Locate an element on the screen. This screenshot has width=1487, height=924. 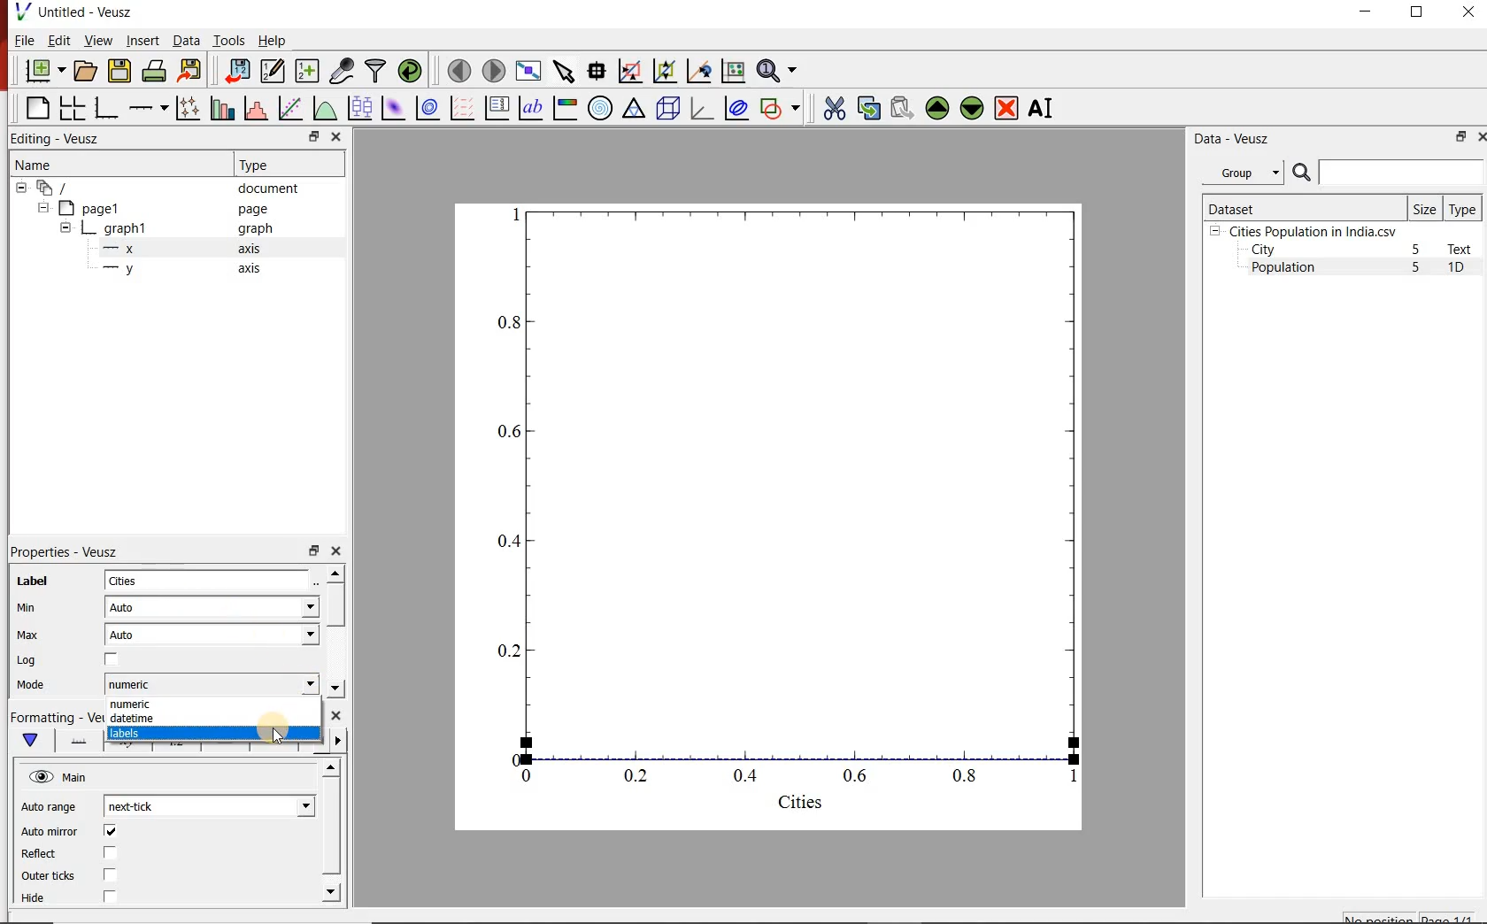
Labels is located at coordinates (132, 733).